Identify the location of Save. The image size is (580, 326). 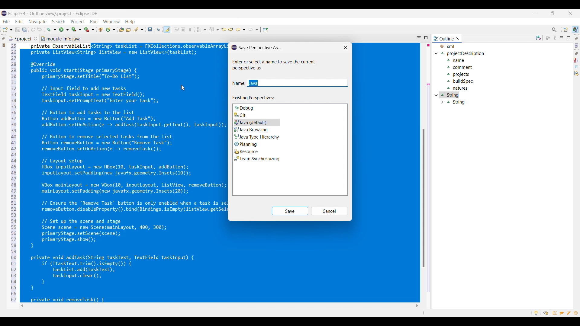
(290, 211).